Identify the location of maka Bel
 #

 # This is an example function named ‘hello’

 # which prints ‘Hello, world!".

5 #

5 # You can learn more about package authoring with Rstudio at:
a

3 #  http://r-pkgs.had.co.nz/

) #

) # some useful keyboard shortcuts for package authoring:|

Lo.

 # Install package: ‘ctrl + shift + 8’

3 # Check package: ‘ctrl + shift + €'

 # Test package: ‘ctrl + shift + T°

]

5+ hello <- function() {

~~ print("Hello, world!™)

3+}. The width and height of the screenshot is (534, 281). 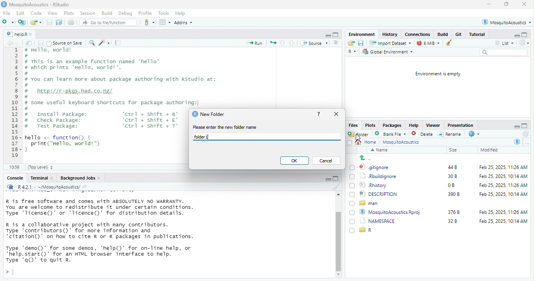
(105, 103).